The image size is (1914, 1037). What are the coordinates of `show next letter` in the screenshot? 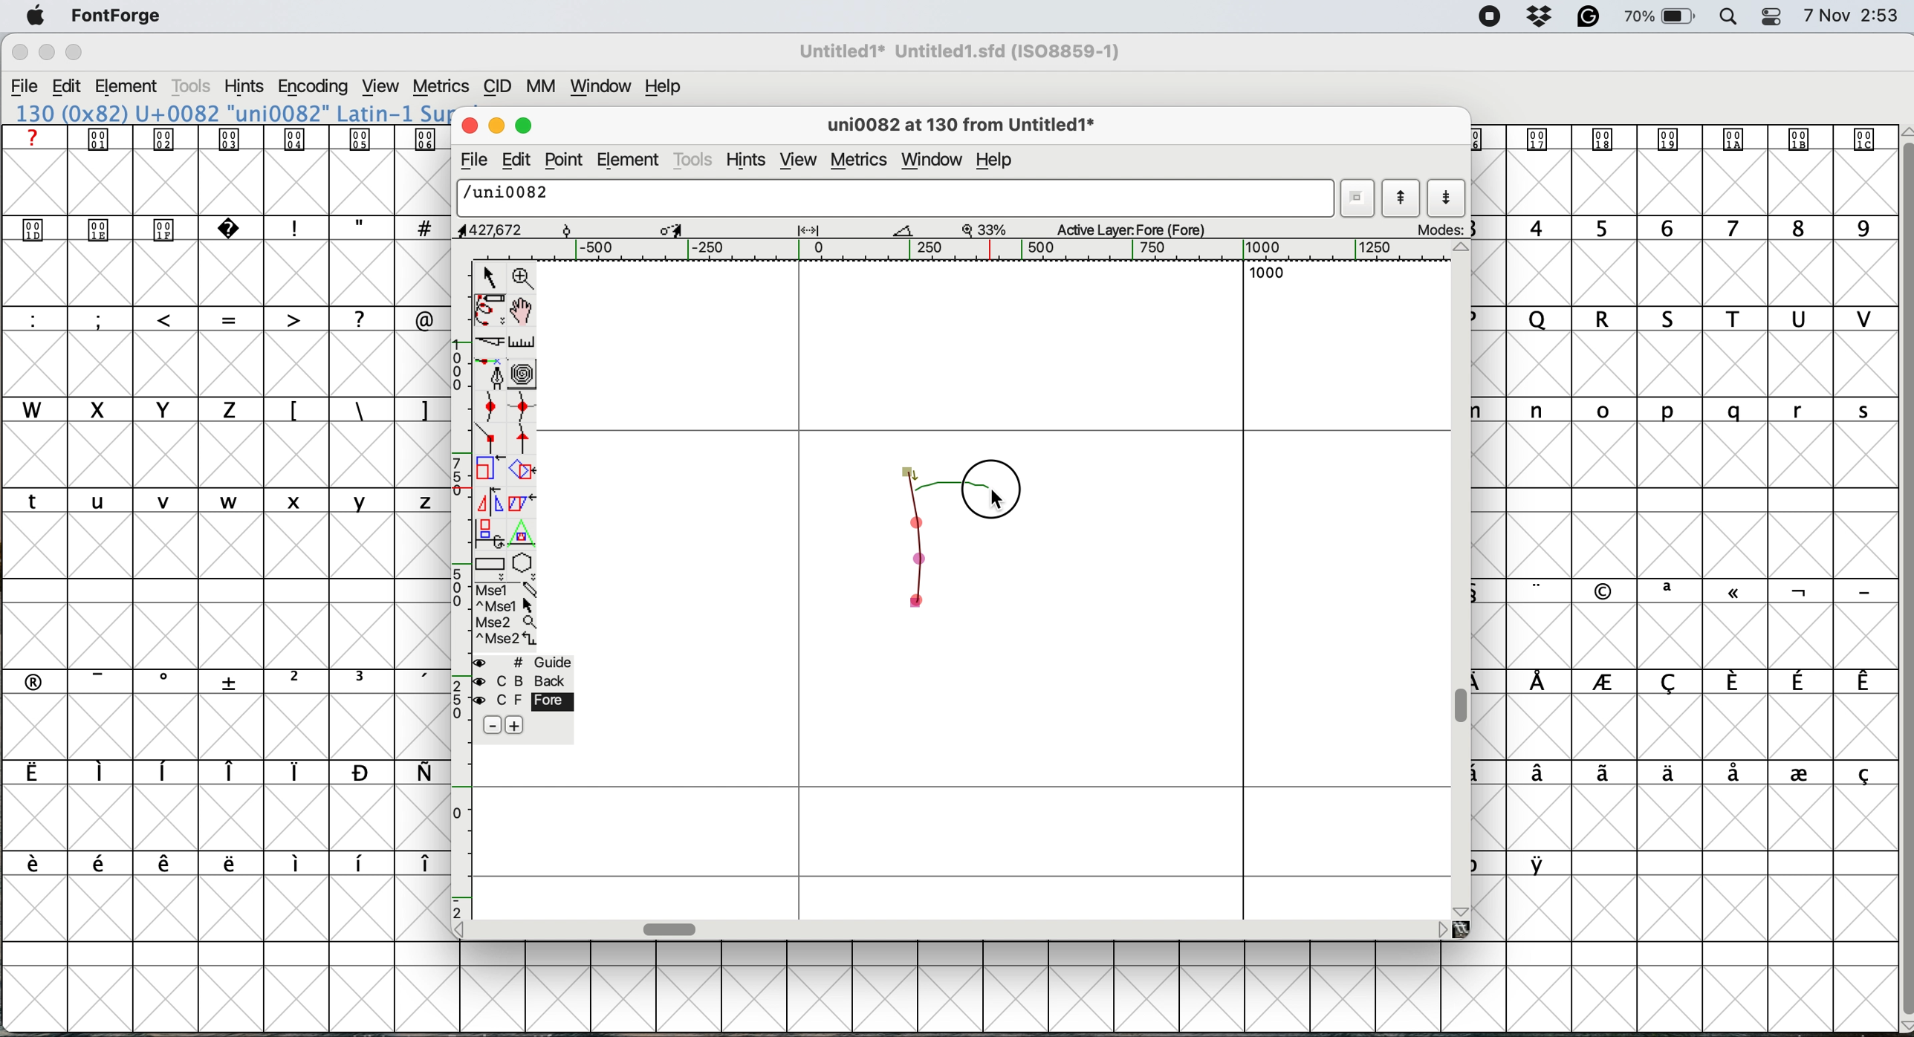 It's located at (1446, 200).